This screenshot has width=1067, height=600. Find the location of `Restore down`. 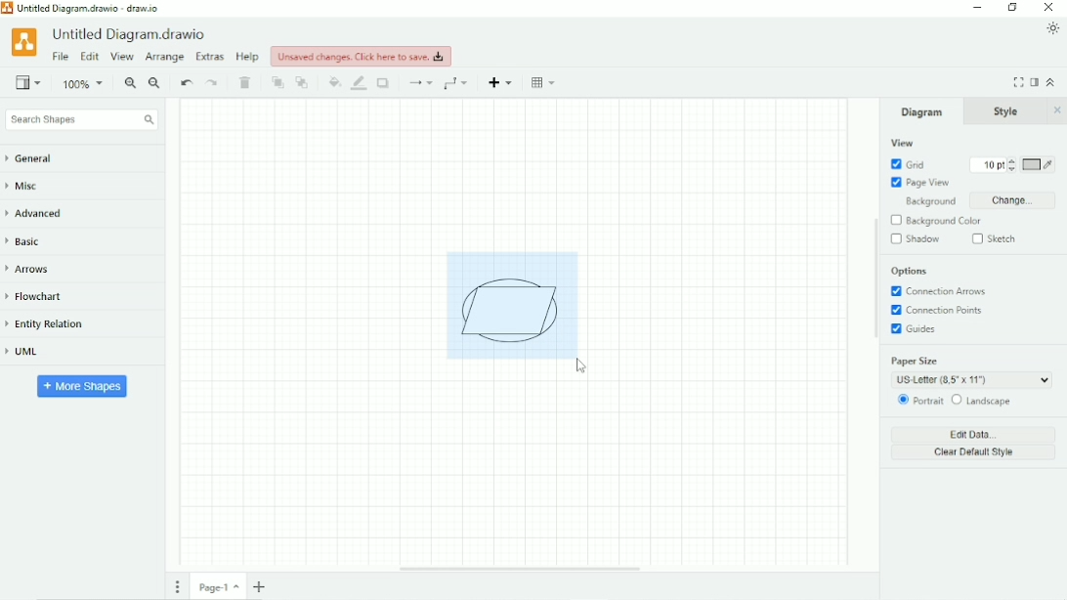

Restore down is located at coordinates (1012, 8).